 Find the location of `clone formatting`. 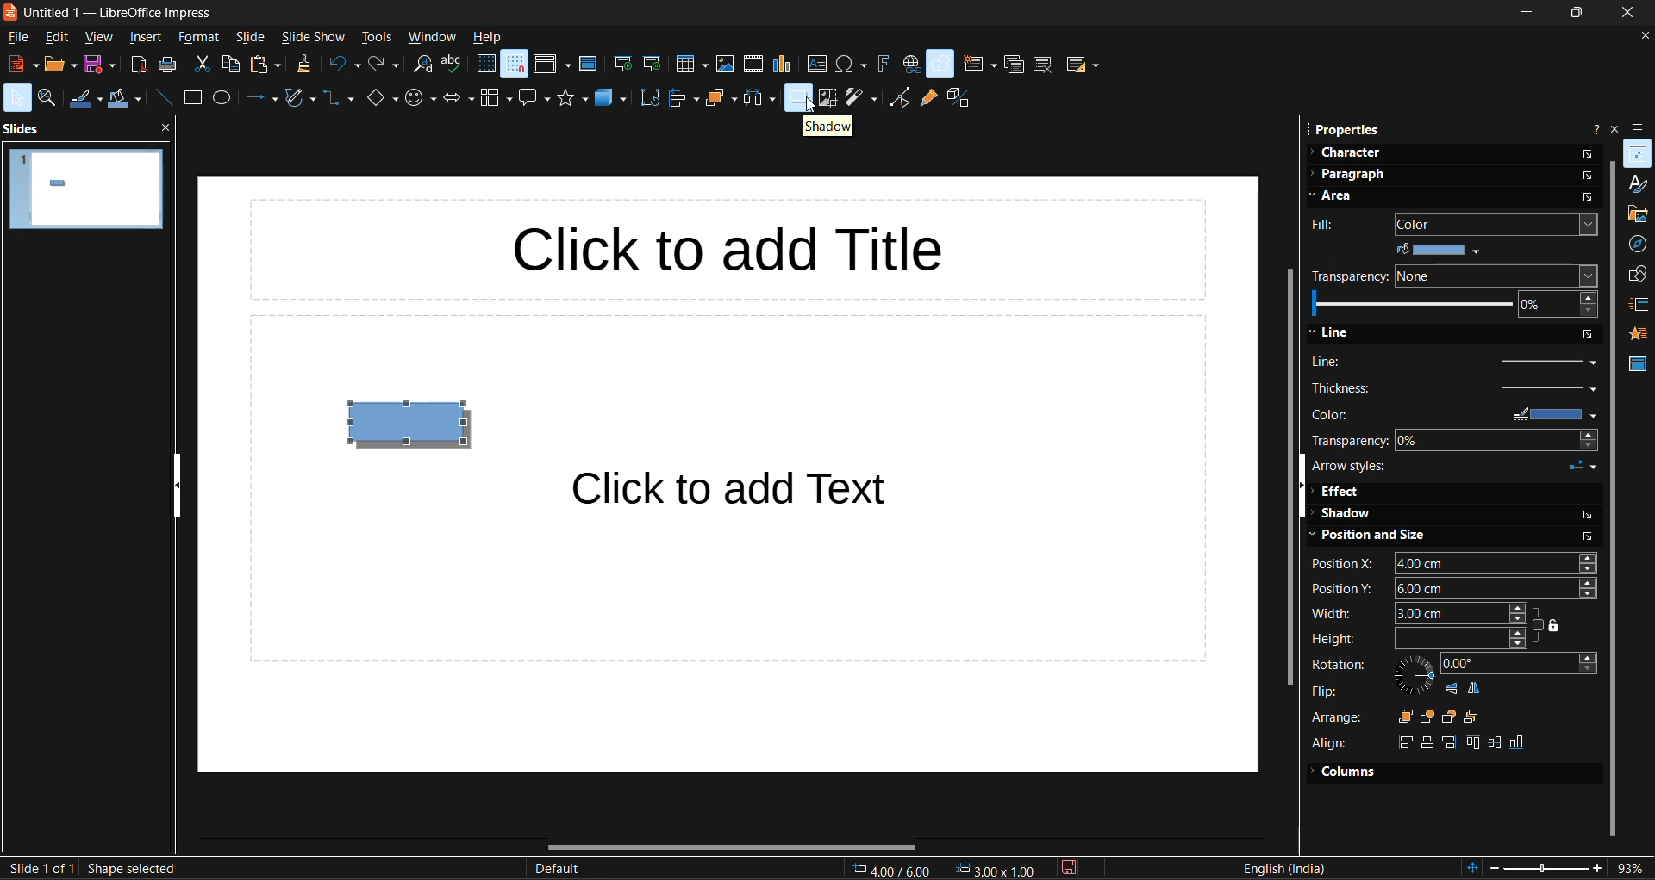

clone formatting is located at coordinates (303, 64).